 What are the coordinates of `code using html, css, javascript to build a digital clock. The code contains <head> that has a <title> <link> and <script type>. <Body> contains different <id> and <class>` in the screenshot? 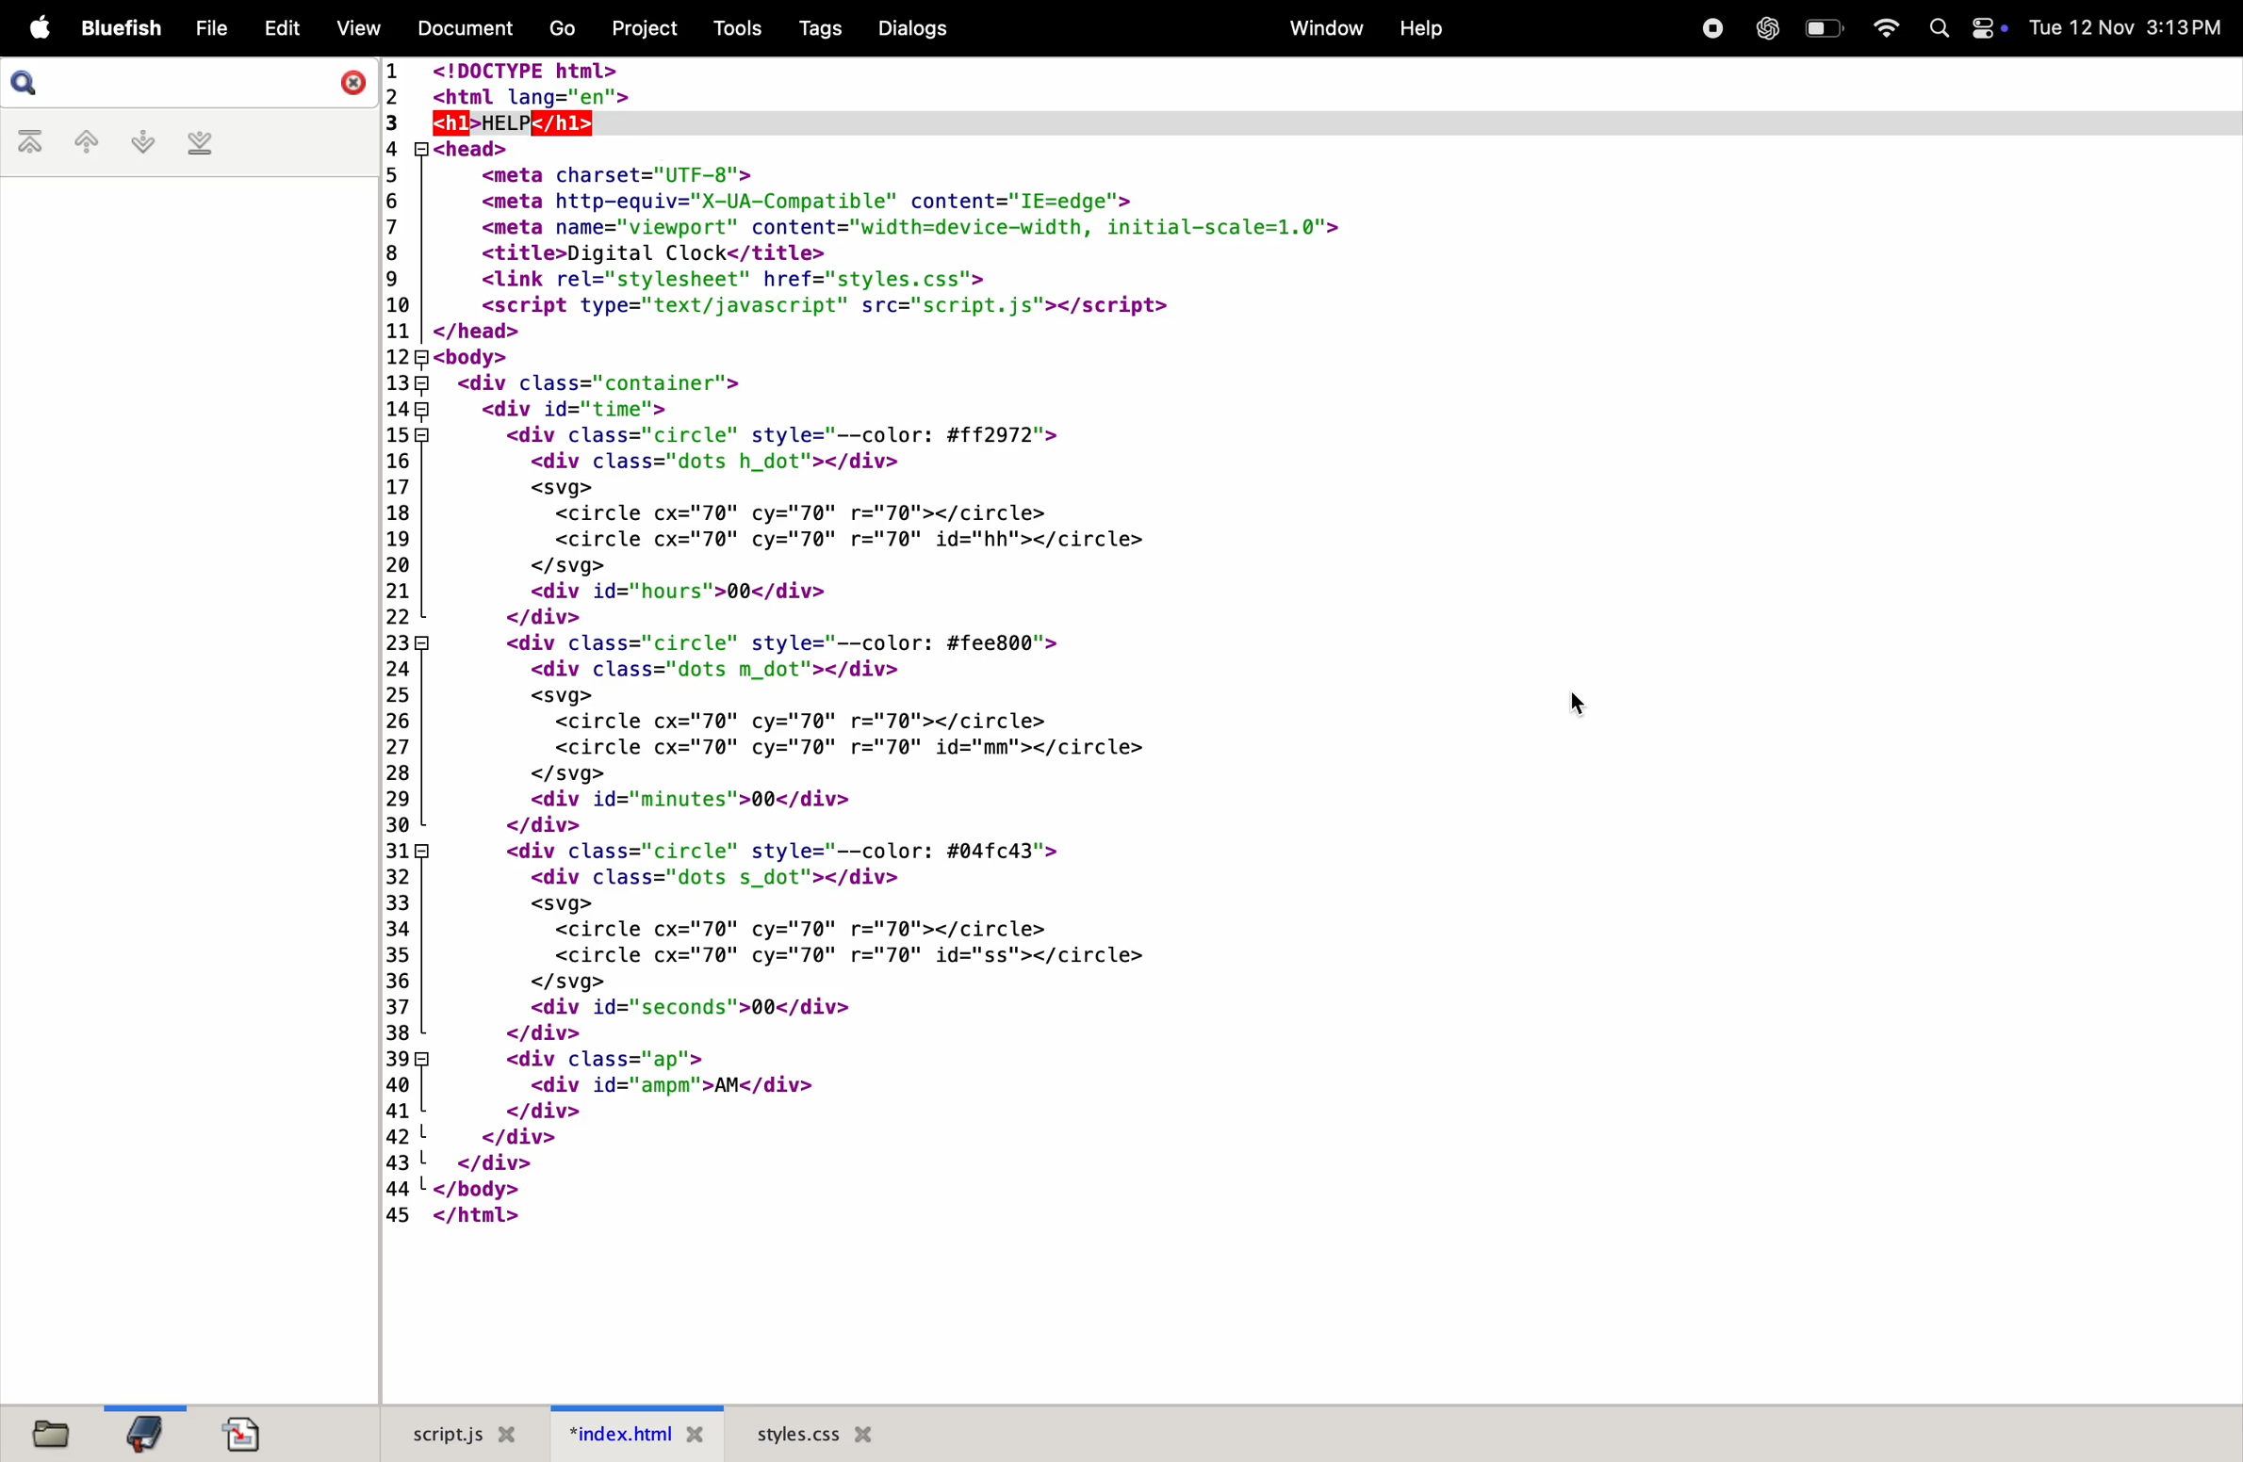 It's located at (1302, 771).